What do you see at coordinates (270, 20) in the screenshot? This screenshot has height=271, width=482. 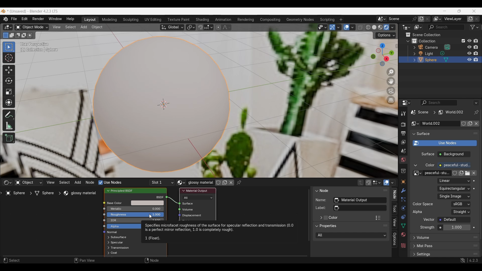 I see `Compositing workspace` at bounding box center [270, 20].